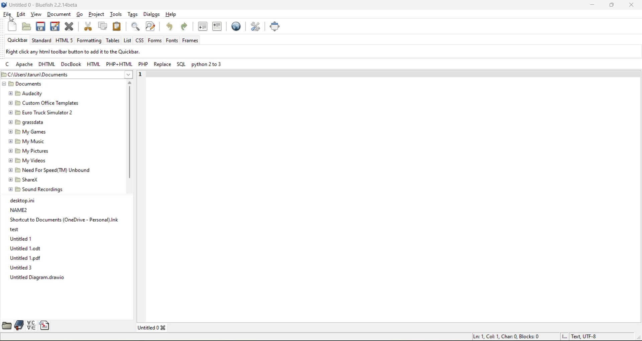  Describe the element at coordinates (21, 210) in the screenshot. I see `NAME2` at that location.